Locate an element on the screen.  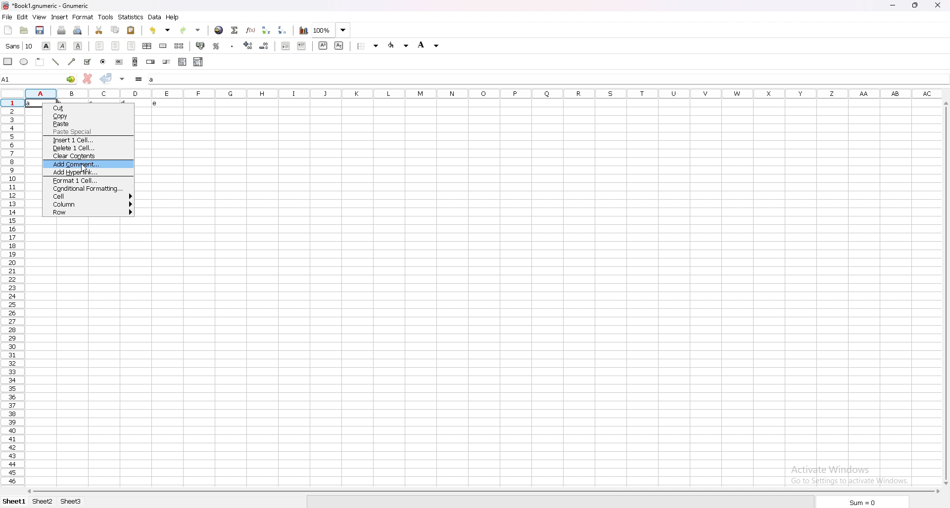
insert 1 cell is located at coordinates (89, 140).